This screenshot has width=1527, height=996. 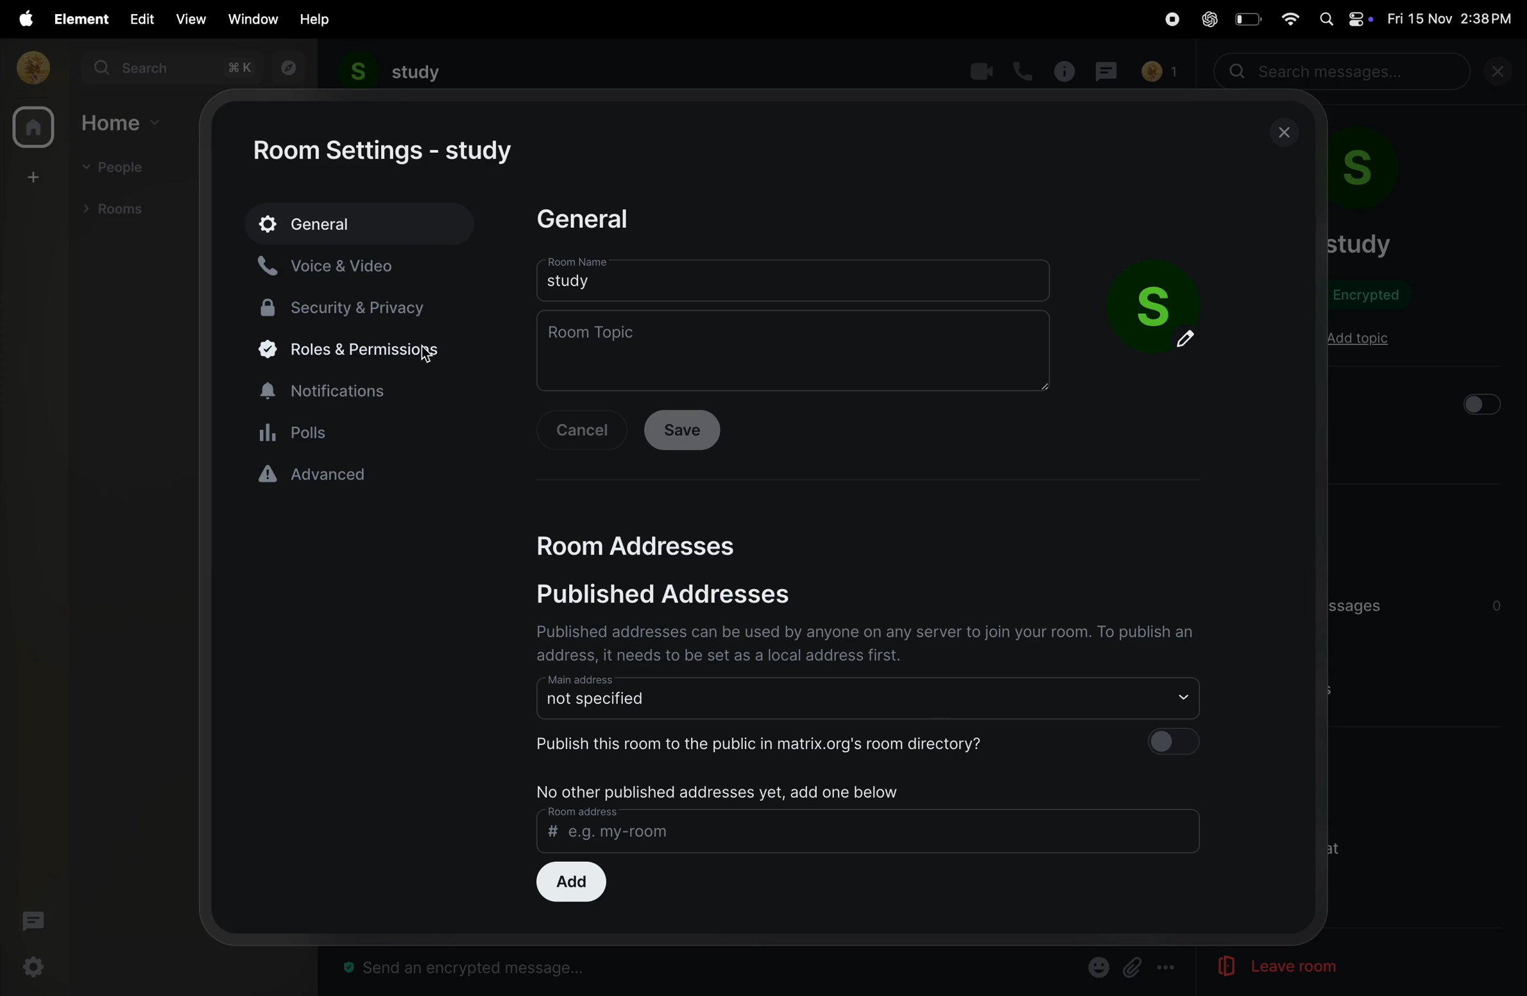 I want to click on save box, so click(x=1162, y=305).